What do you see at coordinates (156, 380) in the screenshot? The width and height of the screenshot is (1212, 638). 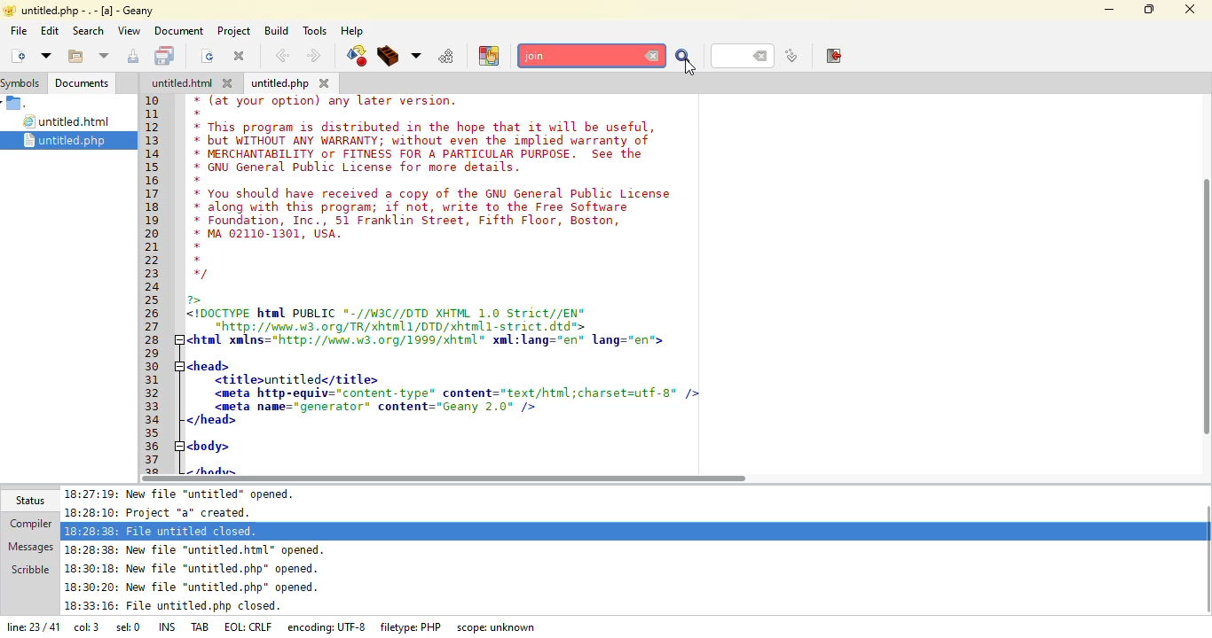 I see `31` at bounding box center [156, 380].